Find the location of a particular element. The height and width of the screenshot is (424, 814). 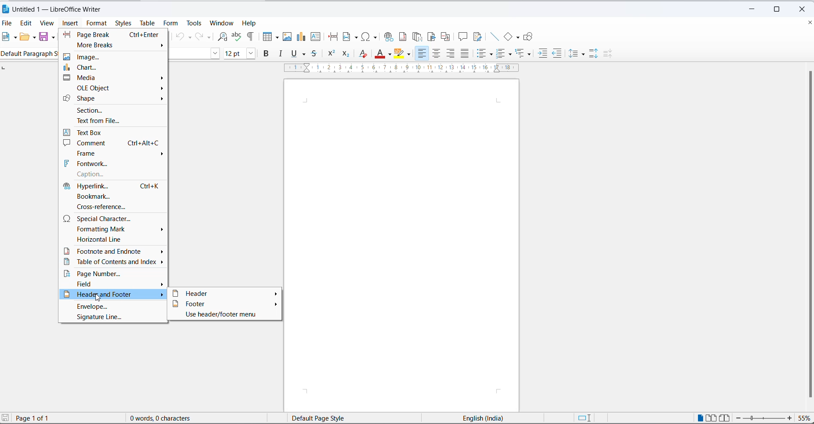

insert chart is located at coordinates (301, 37).